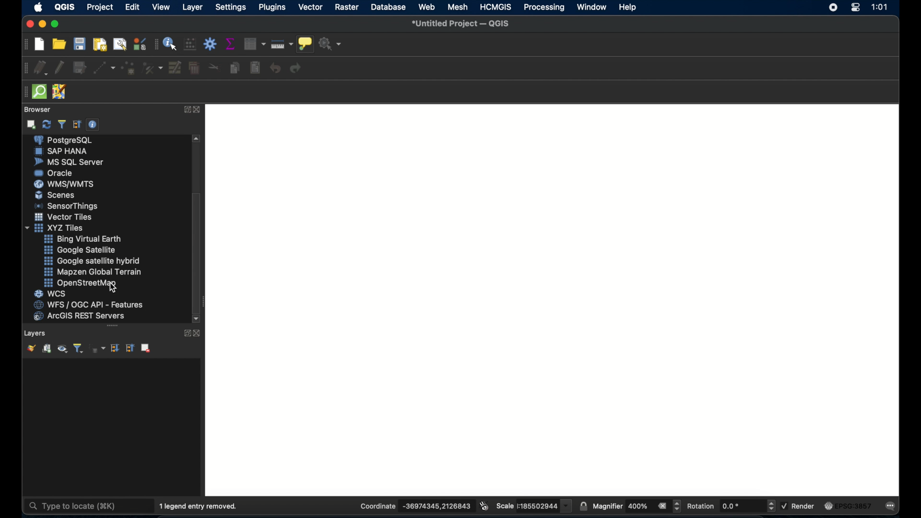  Describe the element at coordinates (23, 68) in the screenshot. I see `digitizing toolbar` at that location.